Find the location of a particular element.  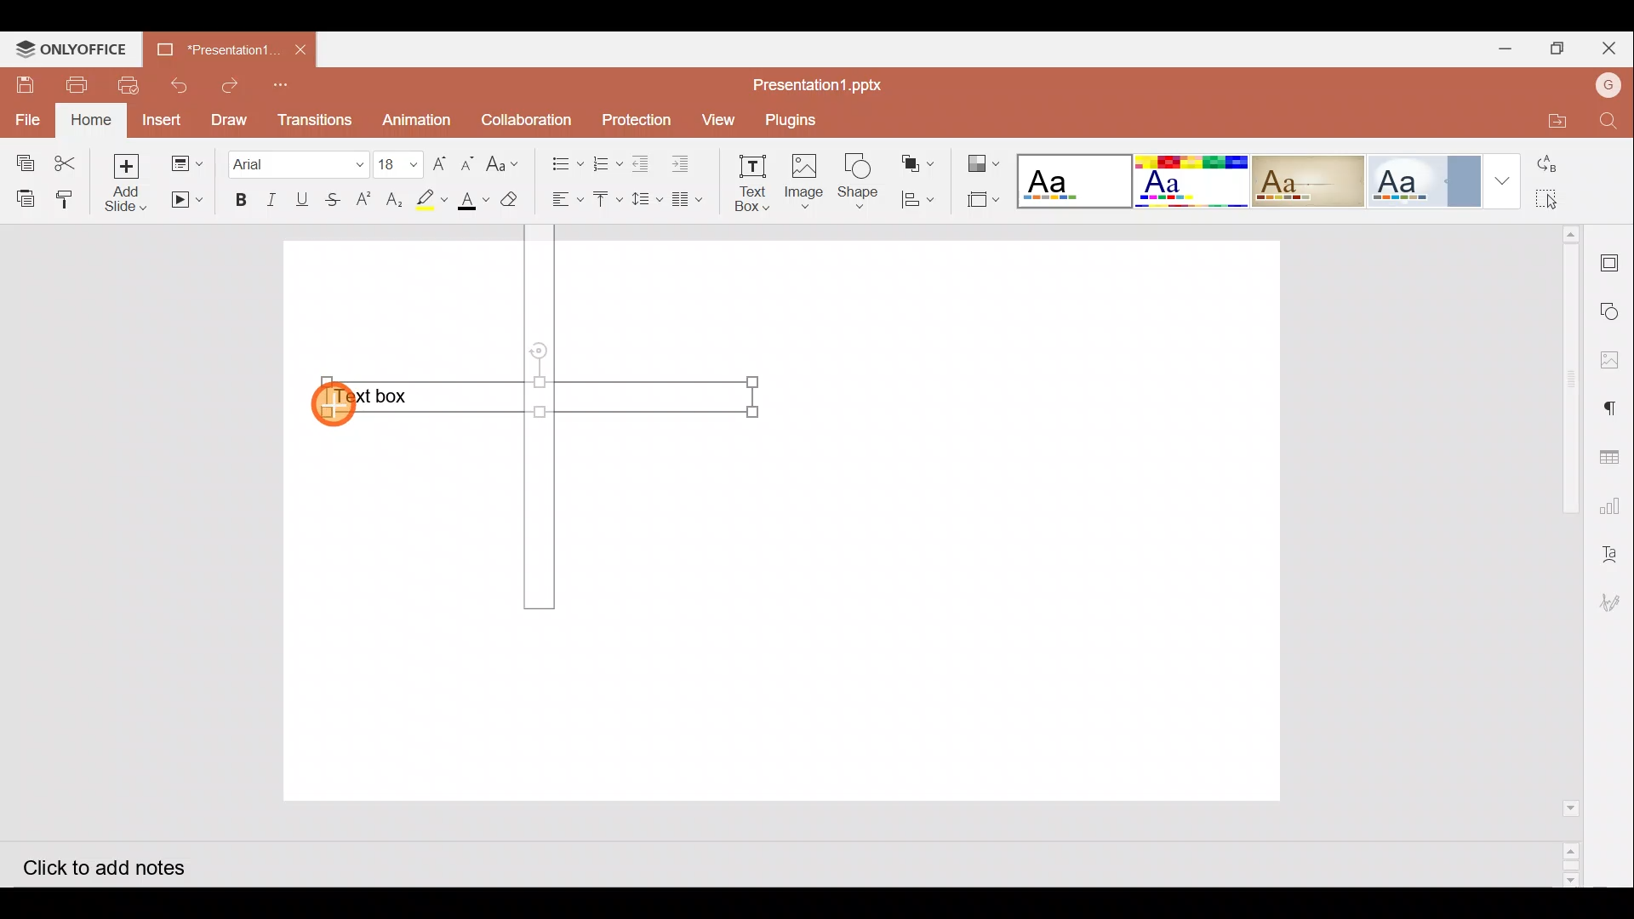

Save is located at coordinates (21, 85).